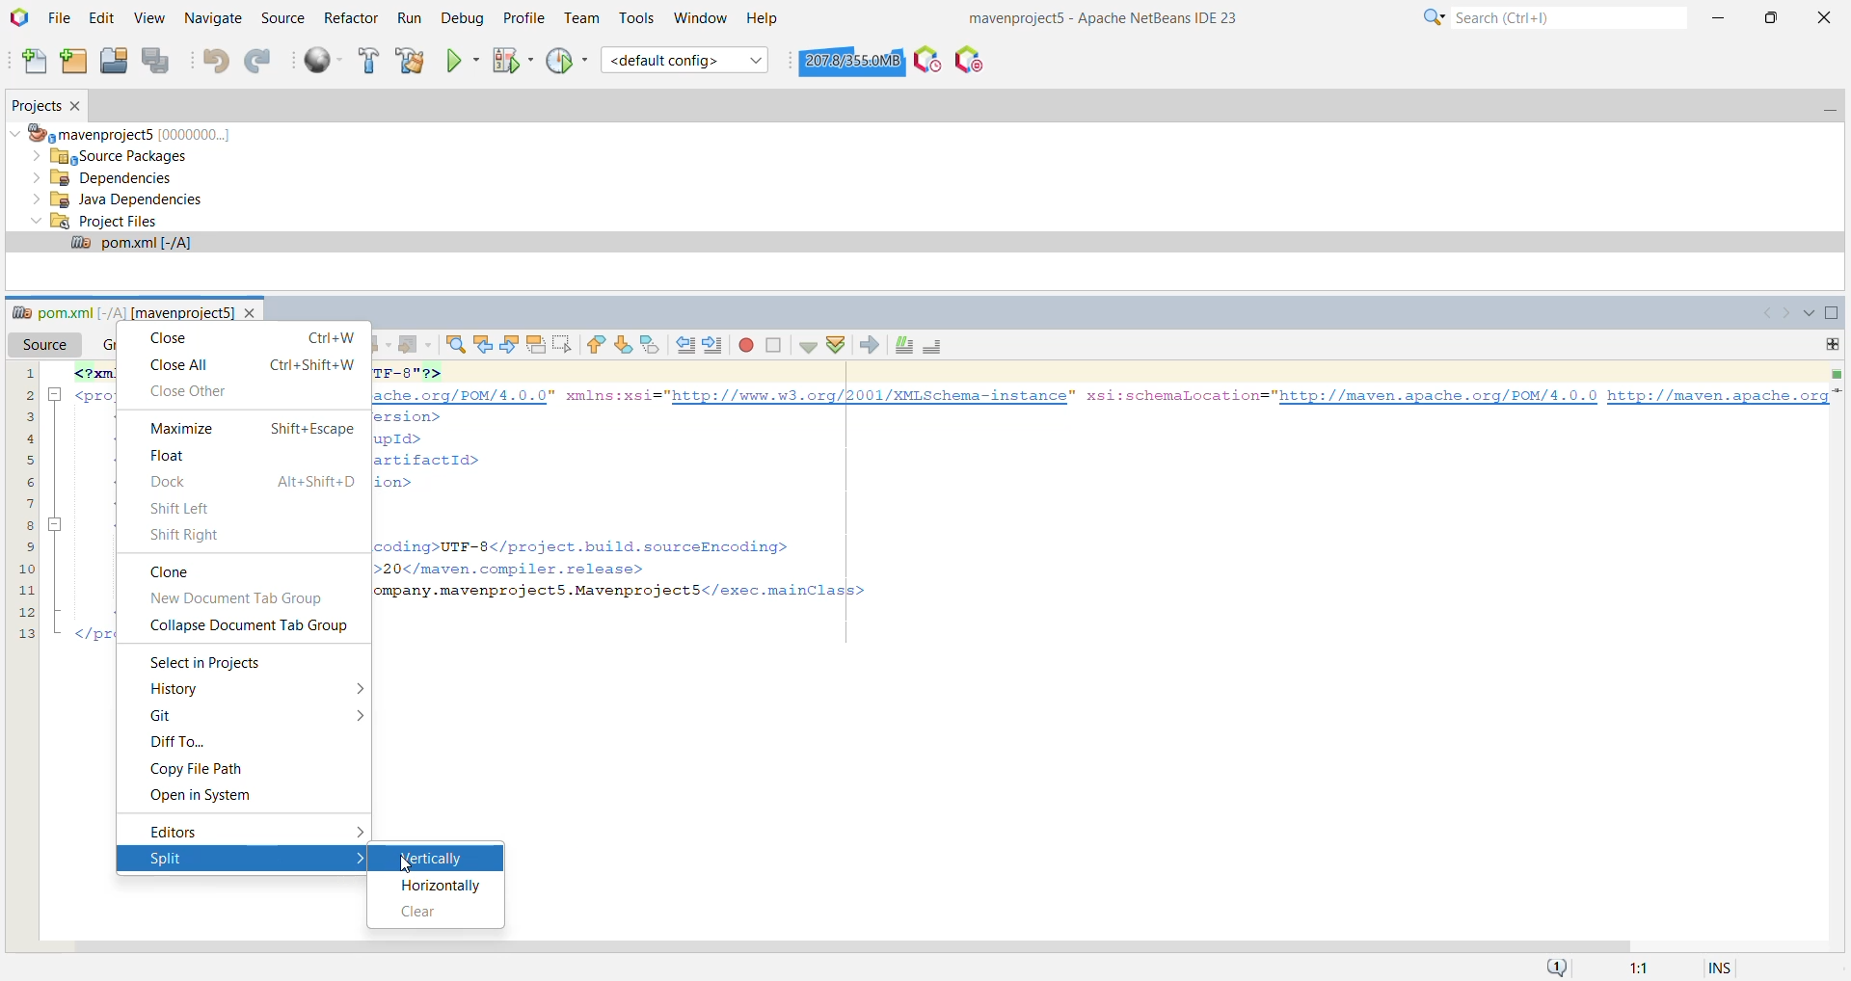  Describe the element at coordinates (114, 61) in the screenshot. I see `Open Project` at that location.